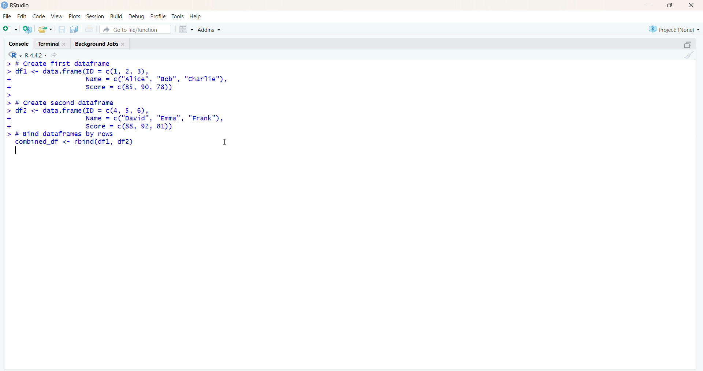  What do you see at coordinates (209, 30) in the screenshot?
I see `Addins ` at bounding box center [209, 30].